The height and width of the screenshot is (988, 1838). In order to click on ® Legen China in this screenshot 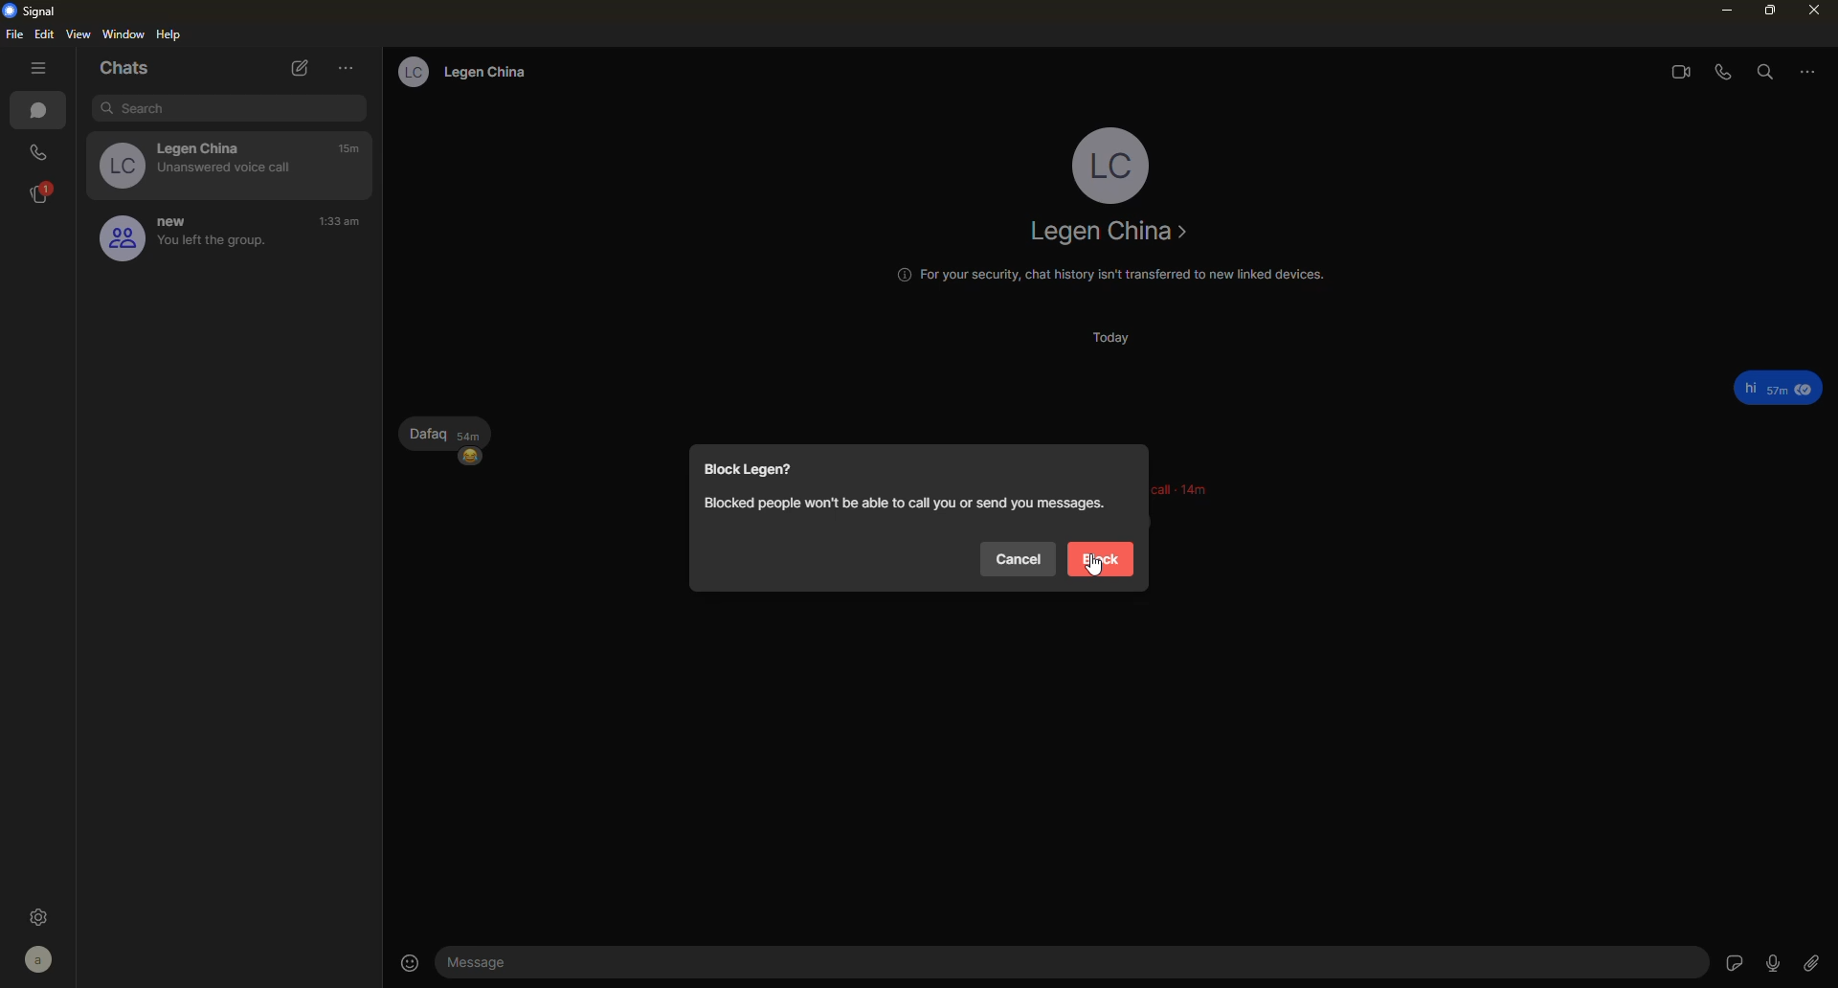, I will do `click(457, 72)`.